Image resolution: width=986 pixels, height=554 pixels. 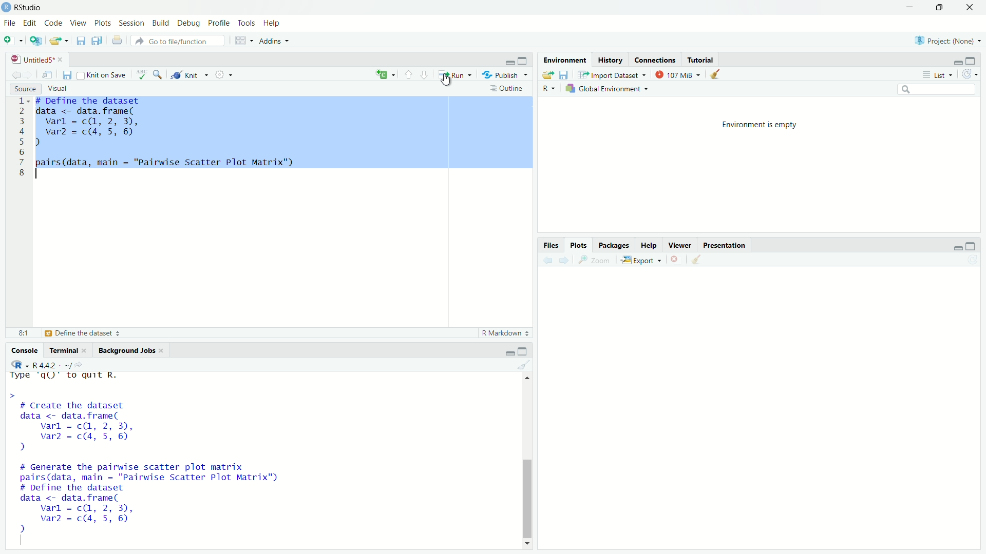 I want to click on Coordinates, so click(x=655, y=60).